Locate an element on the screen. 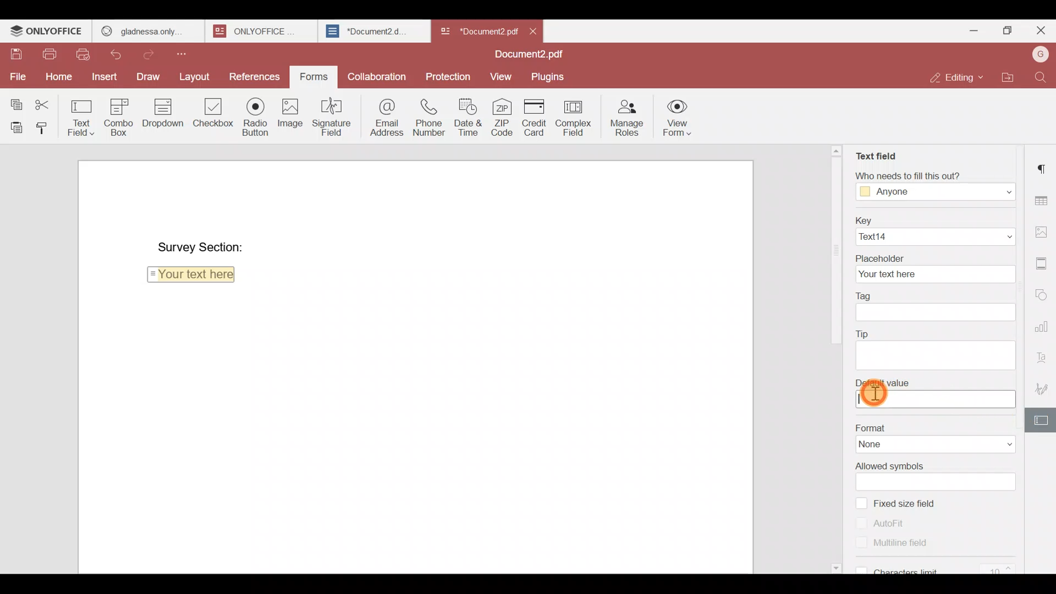 The width and height of the screenshot is (1056, 594). Fixed size field is located at coordinates (910, 502).